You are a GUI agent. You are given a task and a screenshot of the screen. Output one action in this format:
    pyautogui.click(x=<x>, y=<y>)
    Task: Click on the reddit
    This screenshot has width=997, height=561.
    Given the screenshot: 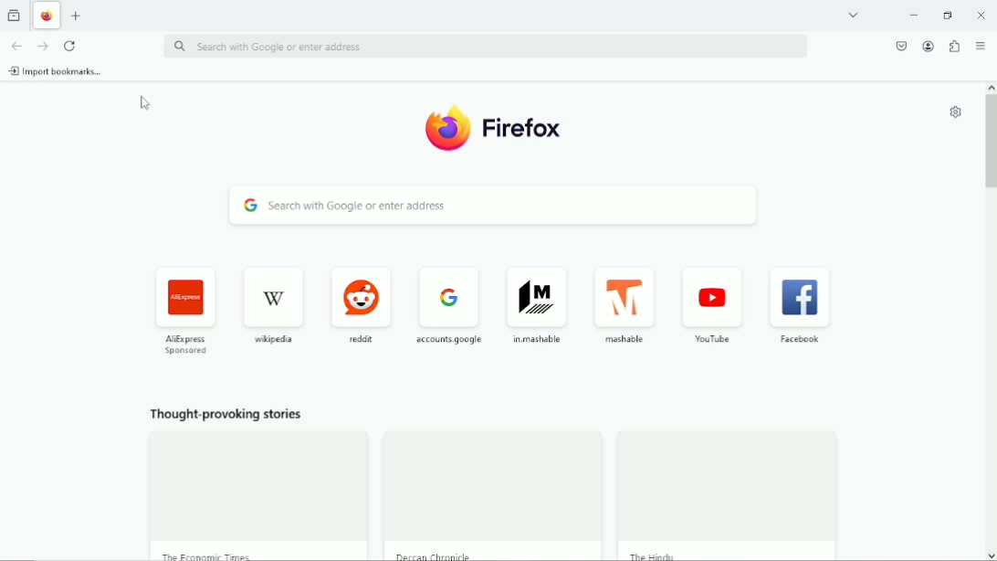 What is the action you would take?
    pyautogui.click(x=362, y=304)
    